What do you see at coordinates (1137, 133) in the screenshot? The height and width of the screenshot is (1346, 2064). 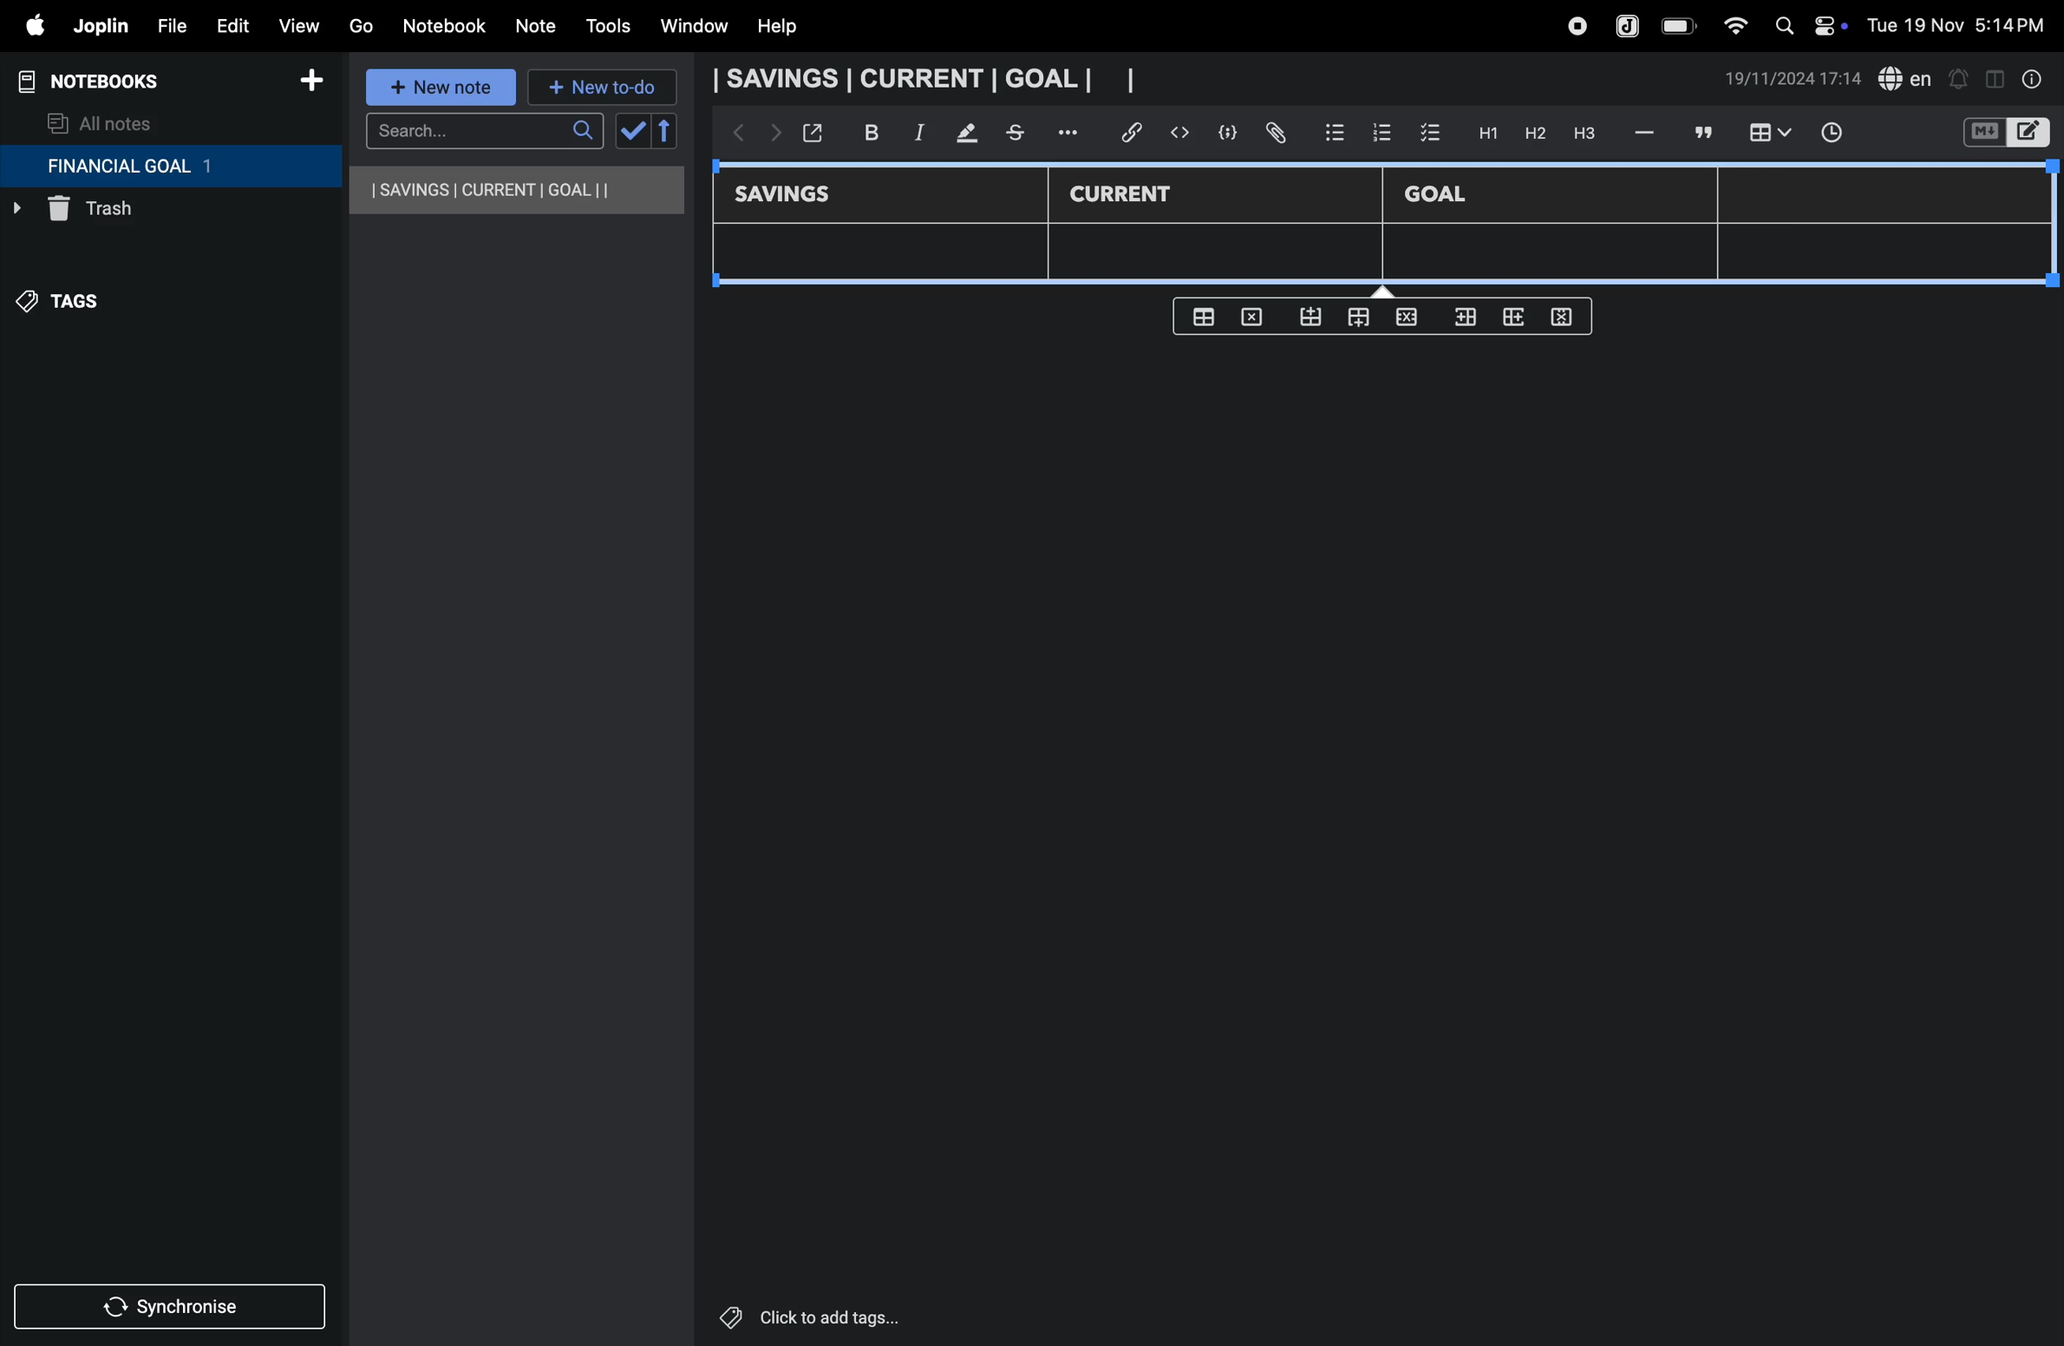 I see `hyper link` at bounding box center [1137, 133].